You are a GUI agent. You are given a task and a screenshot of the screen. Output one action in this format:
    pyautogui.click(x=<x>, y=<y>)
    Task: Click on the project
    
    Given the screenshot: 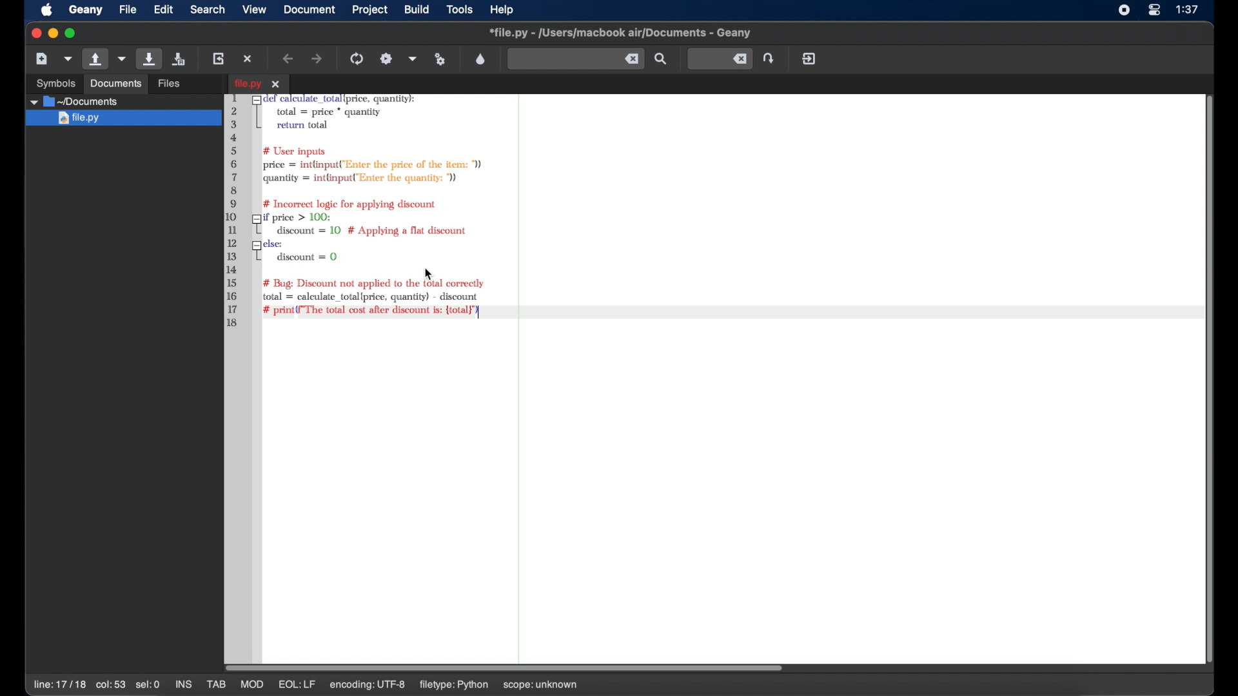 What is the action you would take?
    pyautogui.click(x=370, y=10)
    